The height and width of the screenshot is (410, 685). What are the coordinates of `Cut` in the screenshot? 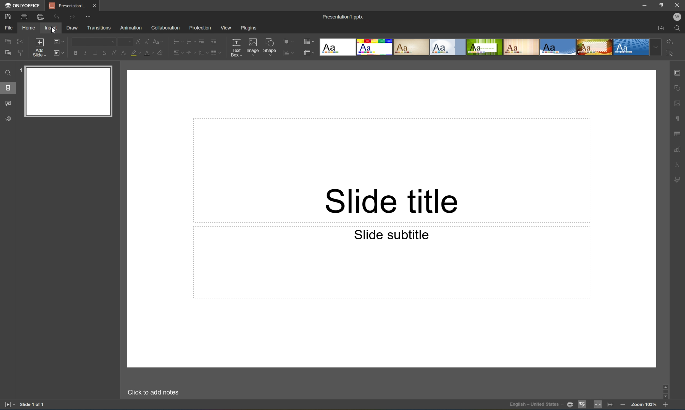 It's located at (21, 41).